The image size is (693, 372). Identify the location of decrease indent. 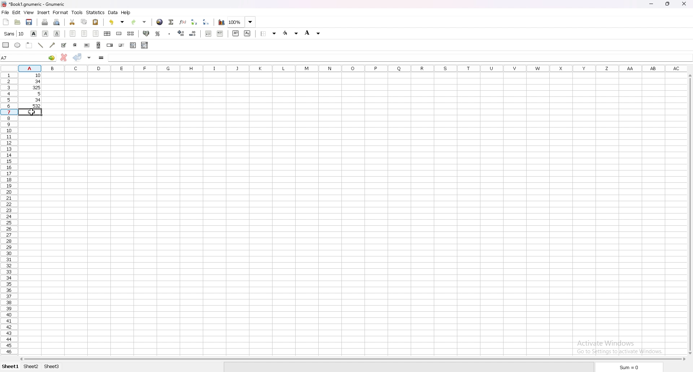
(209, 34).